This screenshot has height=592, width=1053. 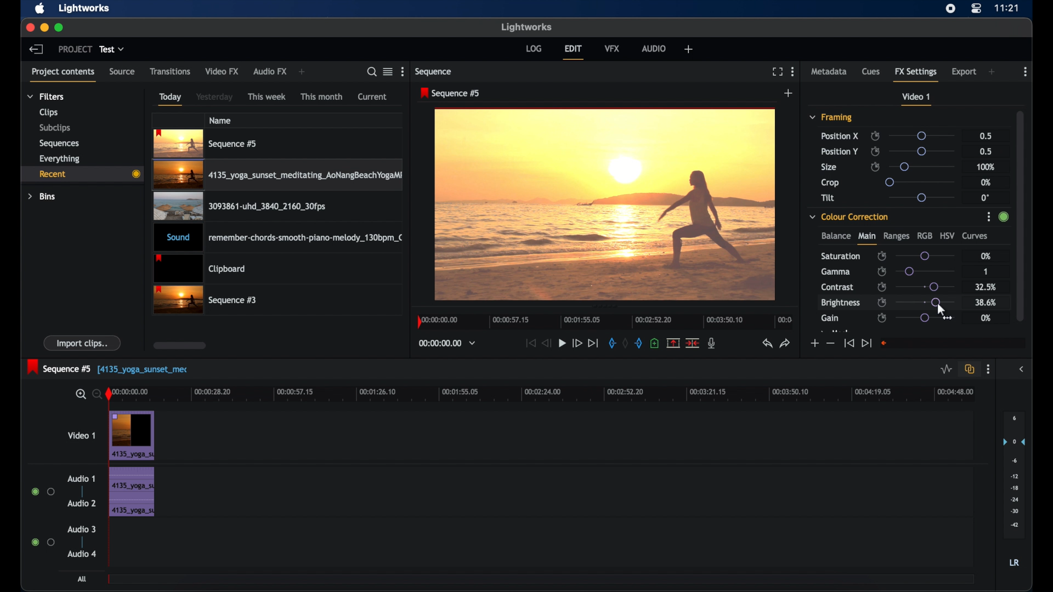 What do you see at coordinates (593, 343) in the screenshot?
I see `jump to end` at bounding box center [593, 343].